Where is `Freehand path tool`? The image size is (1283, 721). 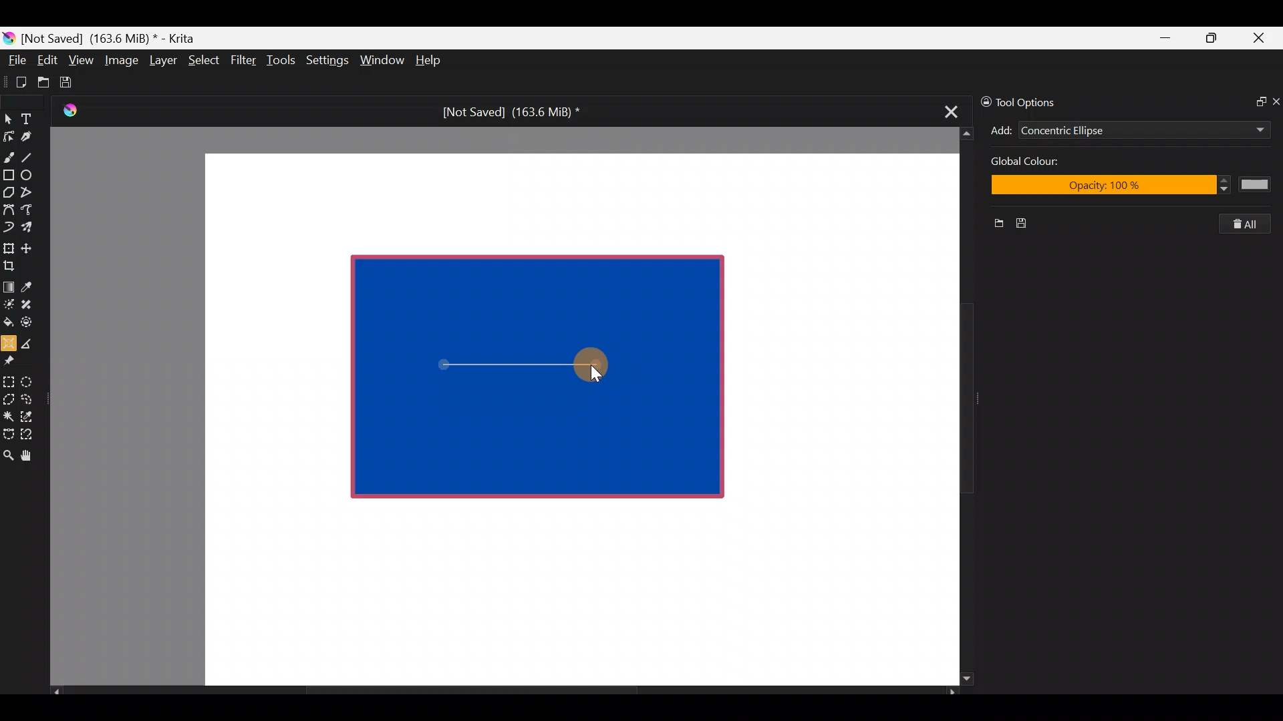 Freehand path tool is located at coordinates (33, 211).